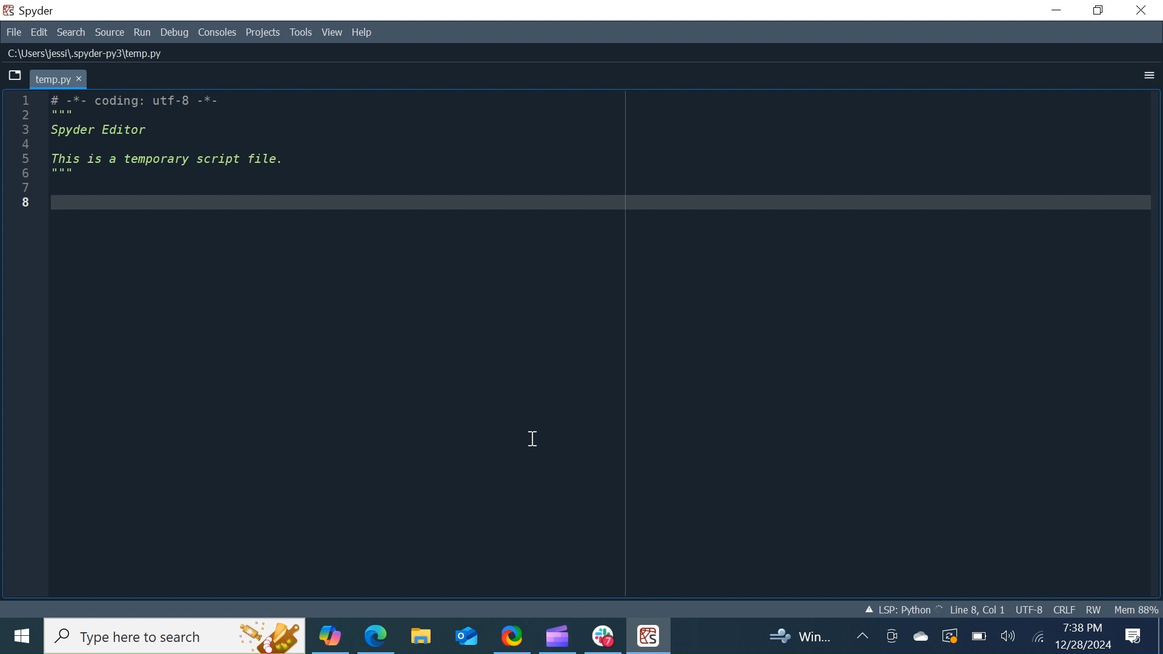  What do you see at coordinates (1135, 608) in the screenshot?
I see `Memory Usage` at bounding box center [1135, 608].